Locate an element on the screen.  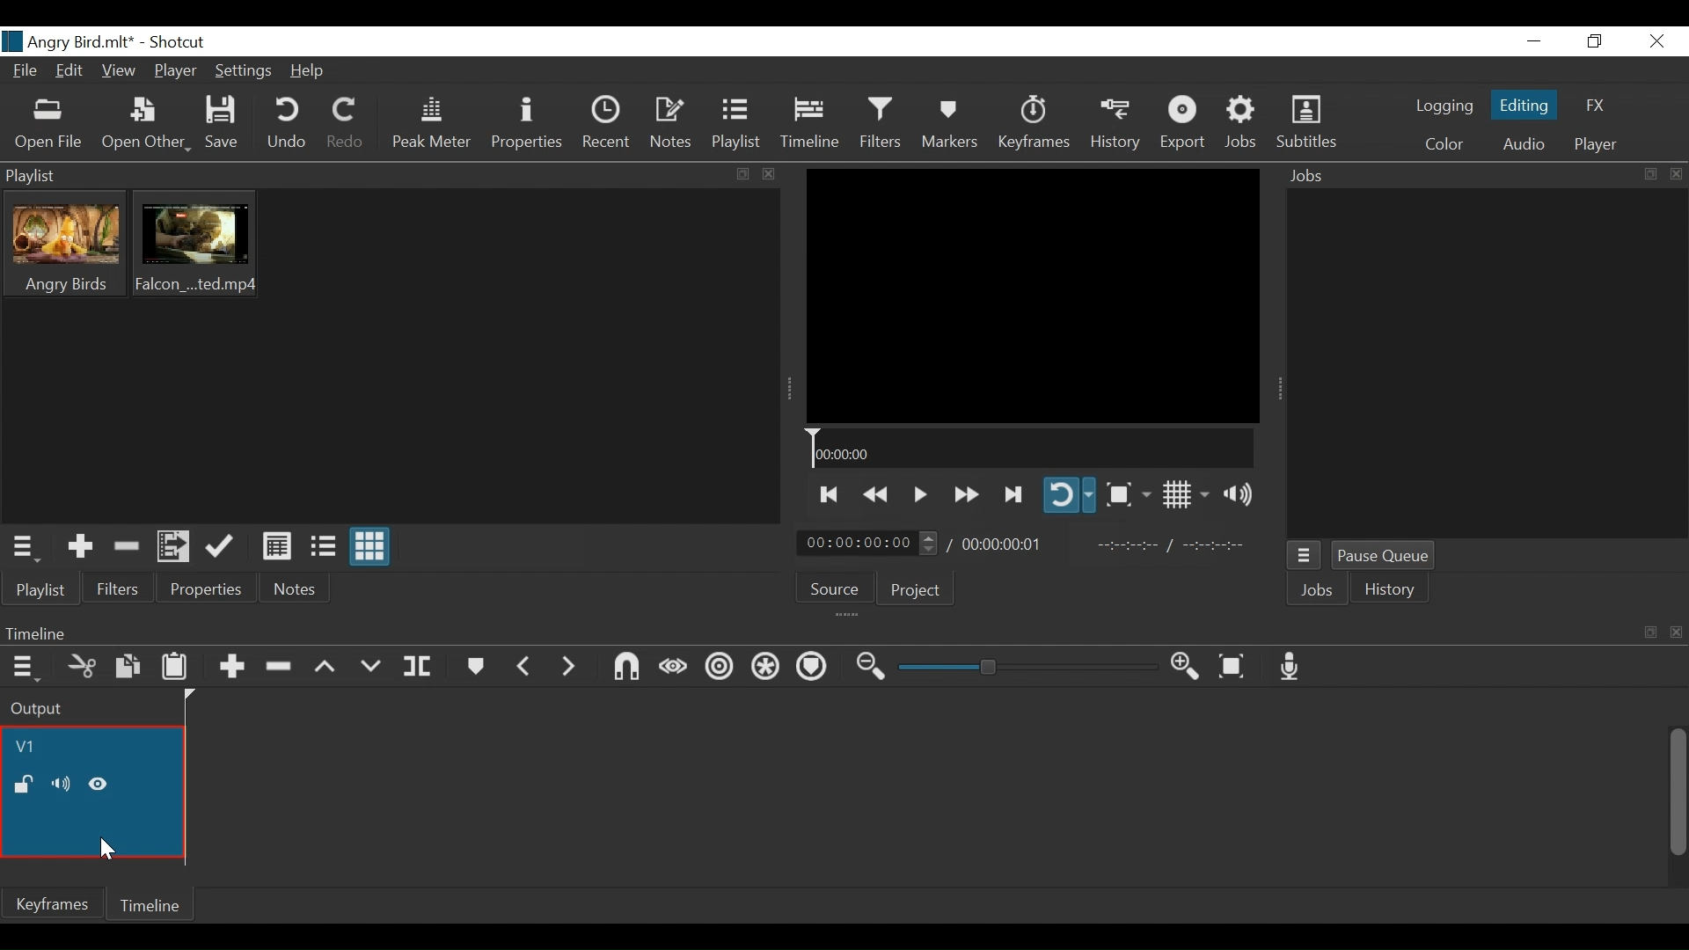
Timeline is located at coordinates (1030, 447).